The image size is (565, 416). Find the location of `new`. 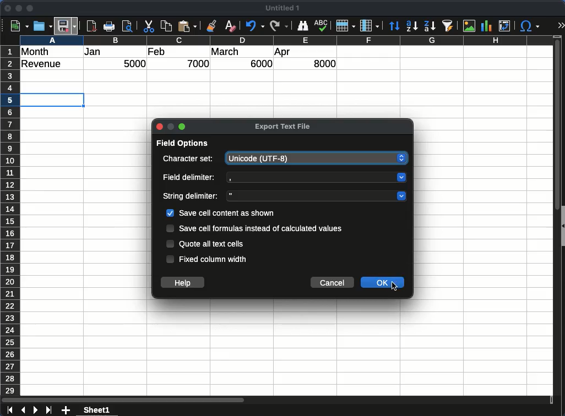

new is located at coordinates (18, 26).